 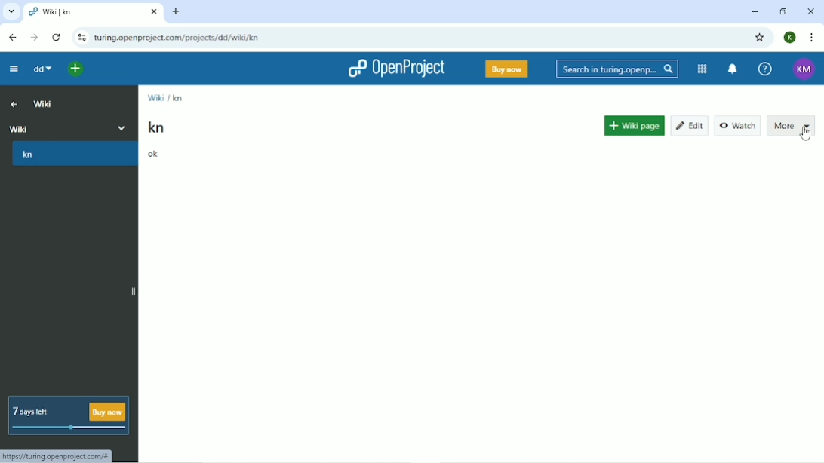 What do you see at coordinates (94, 14) in the screenshot?
I see `Current tab` at bounding box center [94, 14].